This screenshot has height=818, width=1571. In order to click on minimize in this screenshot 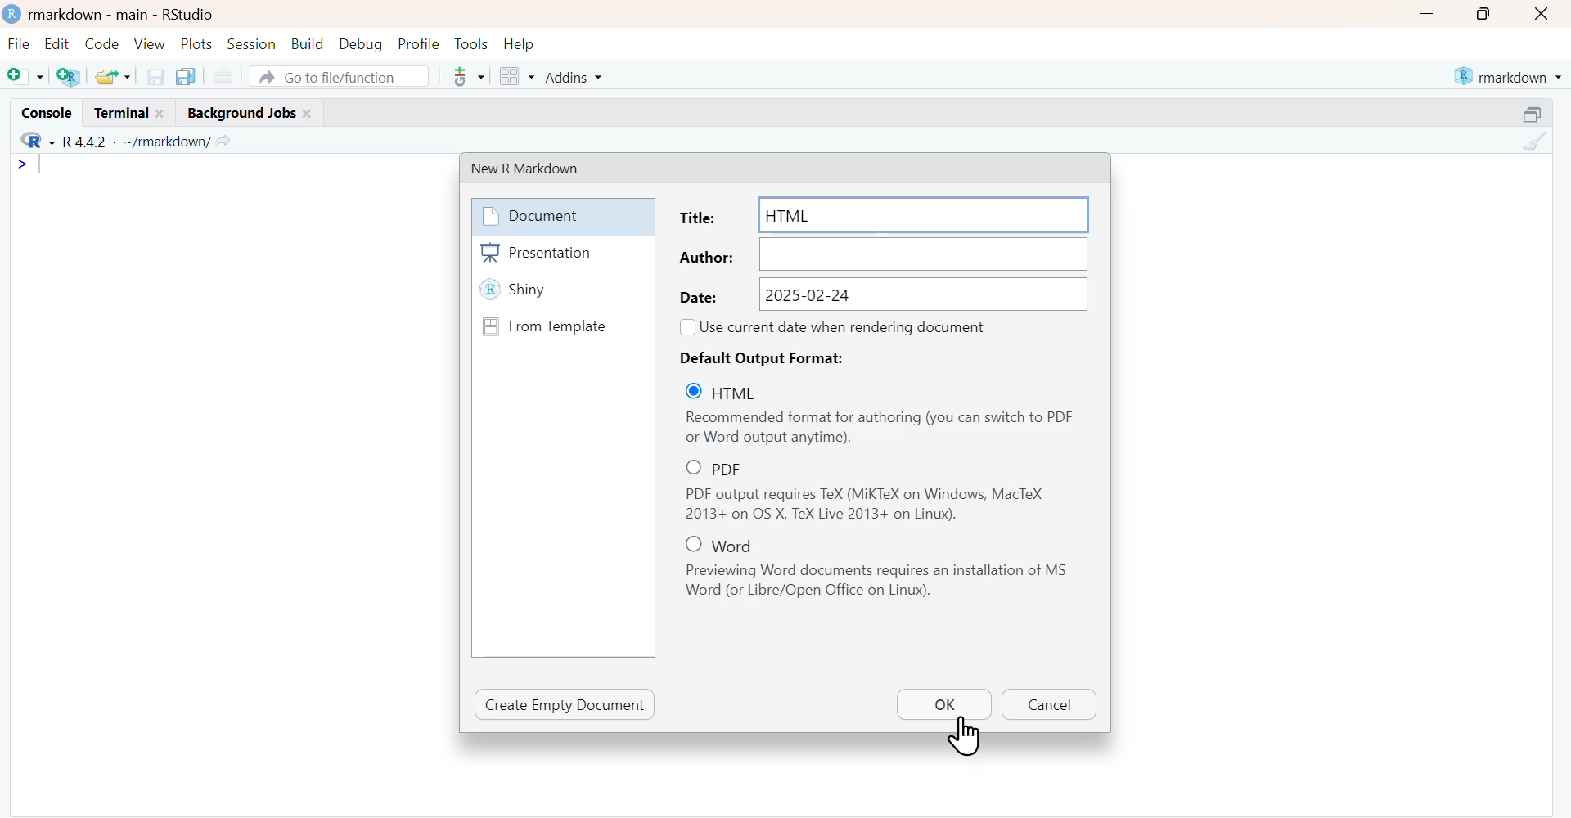, I will do `click(1426, 13)`.